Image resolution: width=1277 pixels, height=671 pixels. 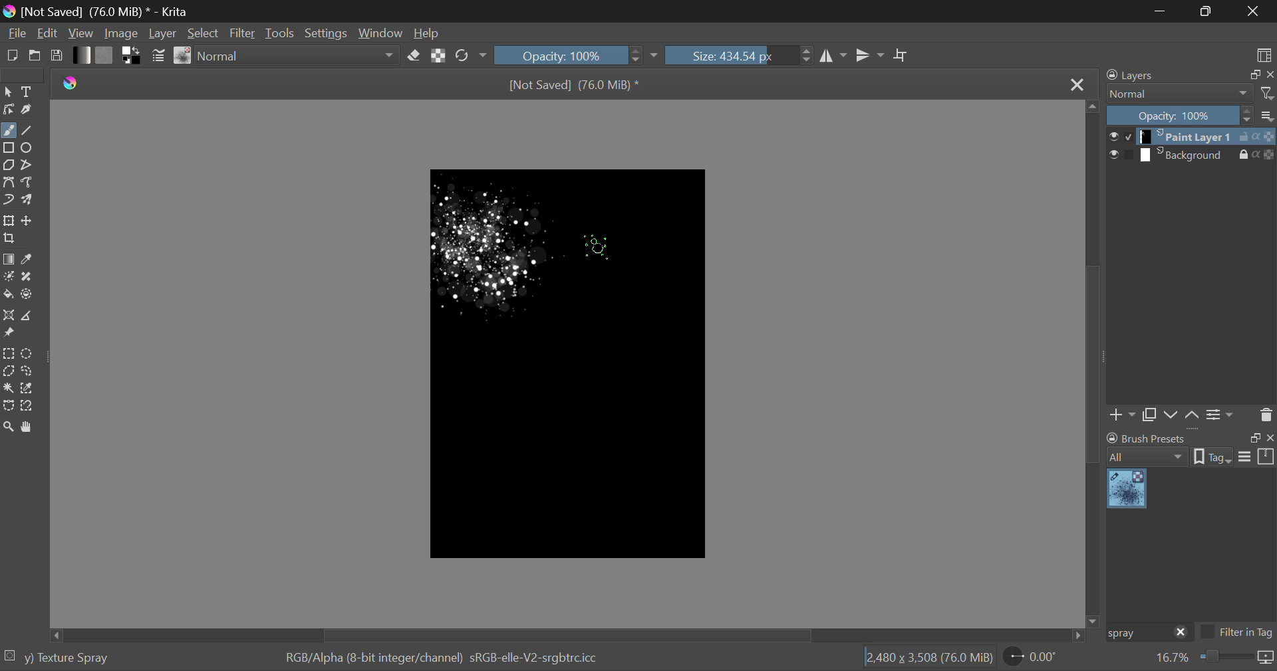 I want to click on Bezier Curve, so click(x=8, y=181).